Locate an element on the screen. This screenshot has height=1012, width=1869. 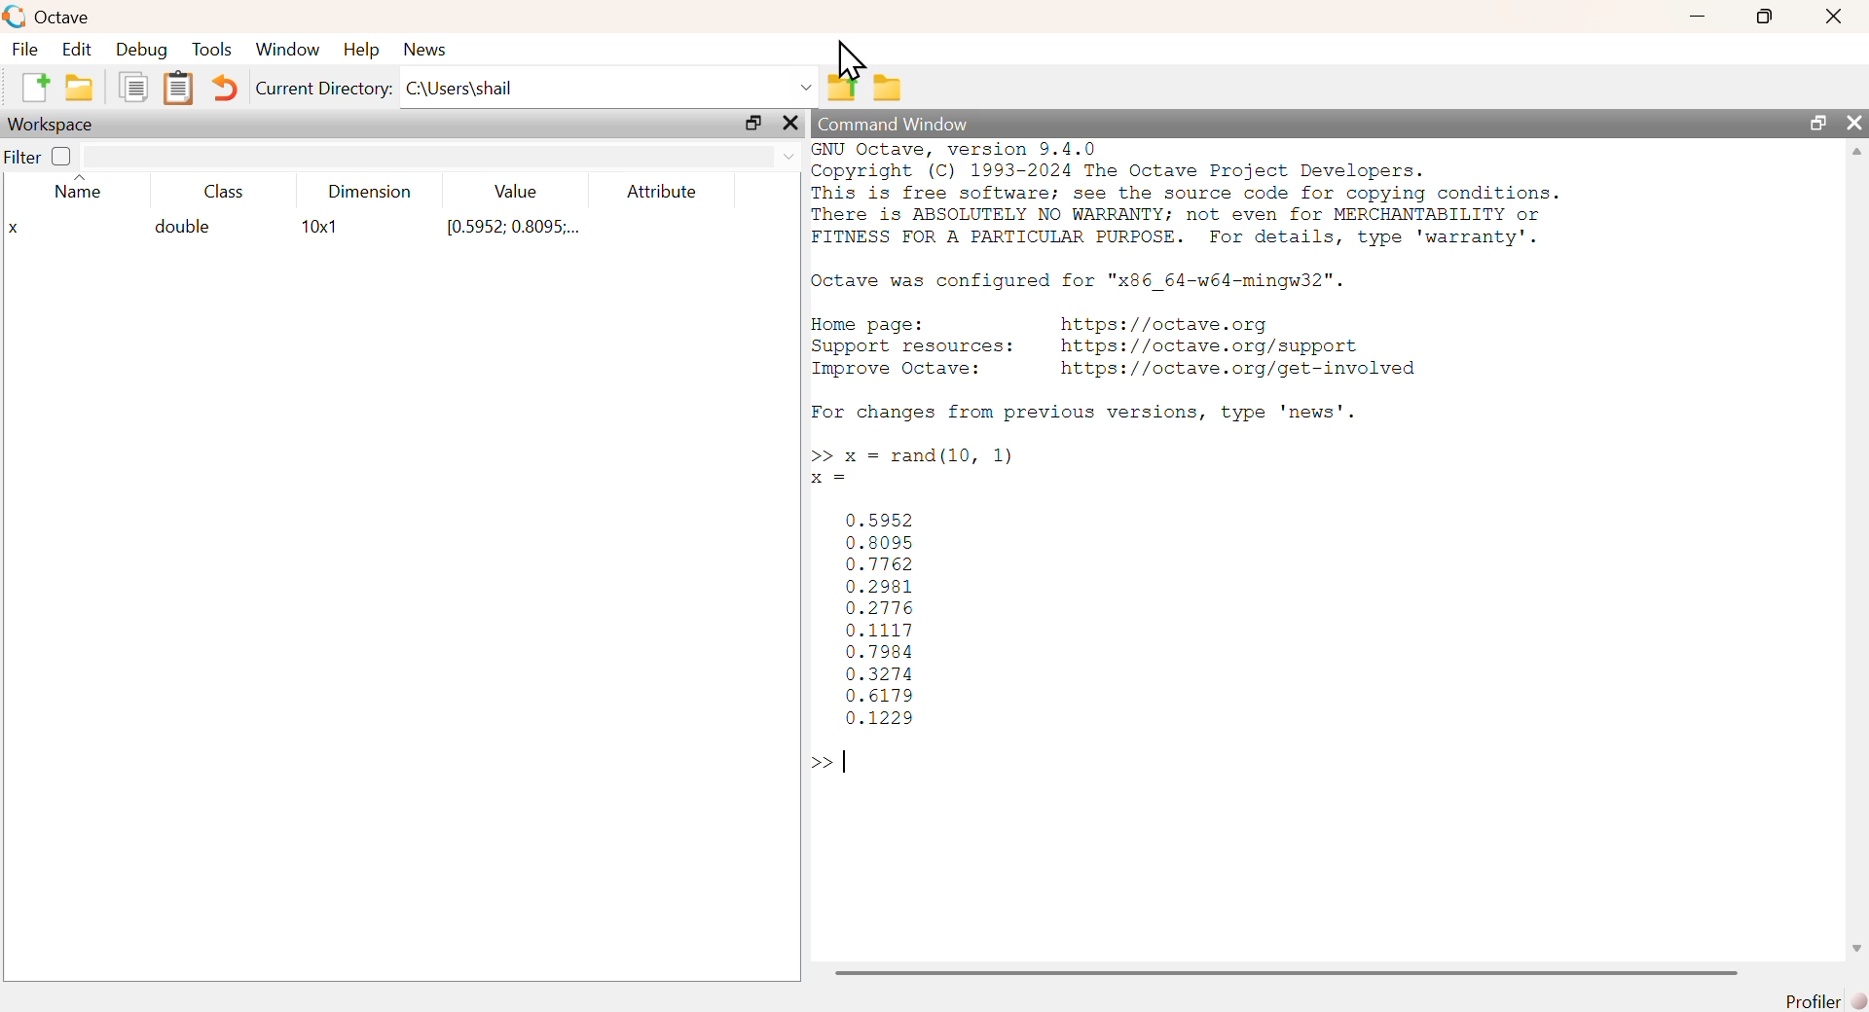
current directory is located at coordinates (325, 90).